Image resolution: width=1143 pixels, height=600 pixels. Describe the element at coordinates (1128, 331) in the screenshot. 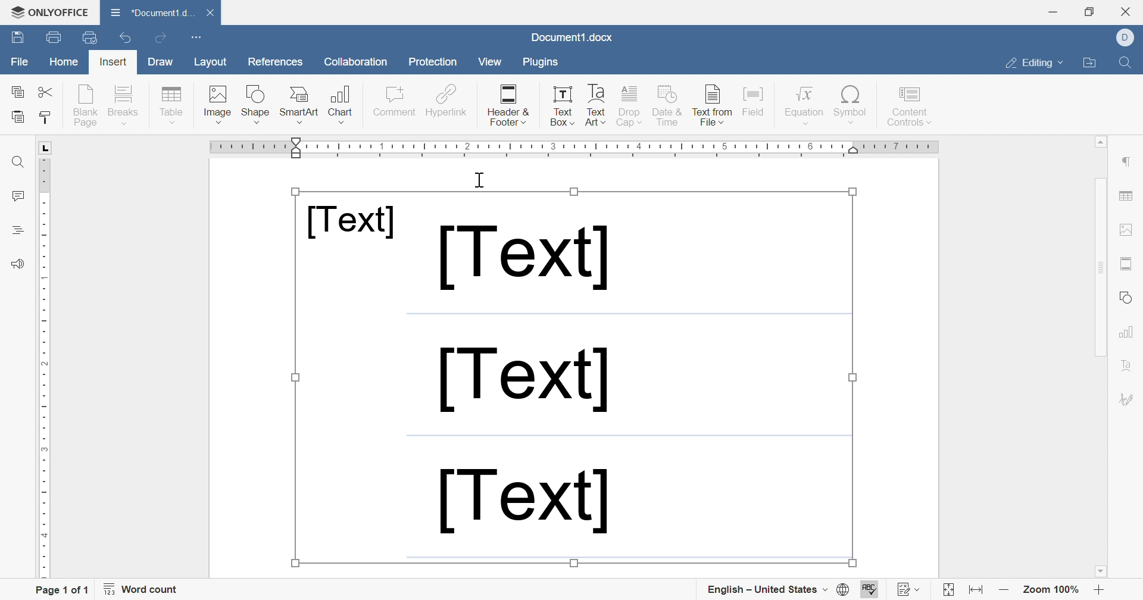

I see `Chart settings` at that location.